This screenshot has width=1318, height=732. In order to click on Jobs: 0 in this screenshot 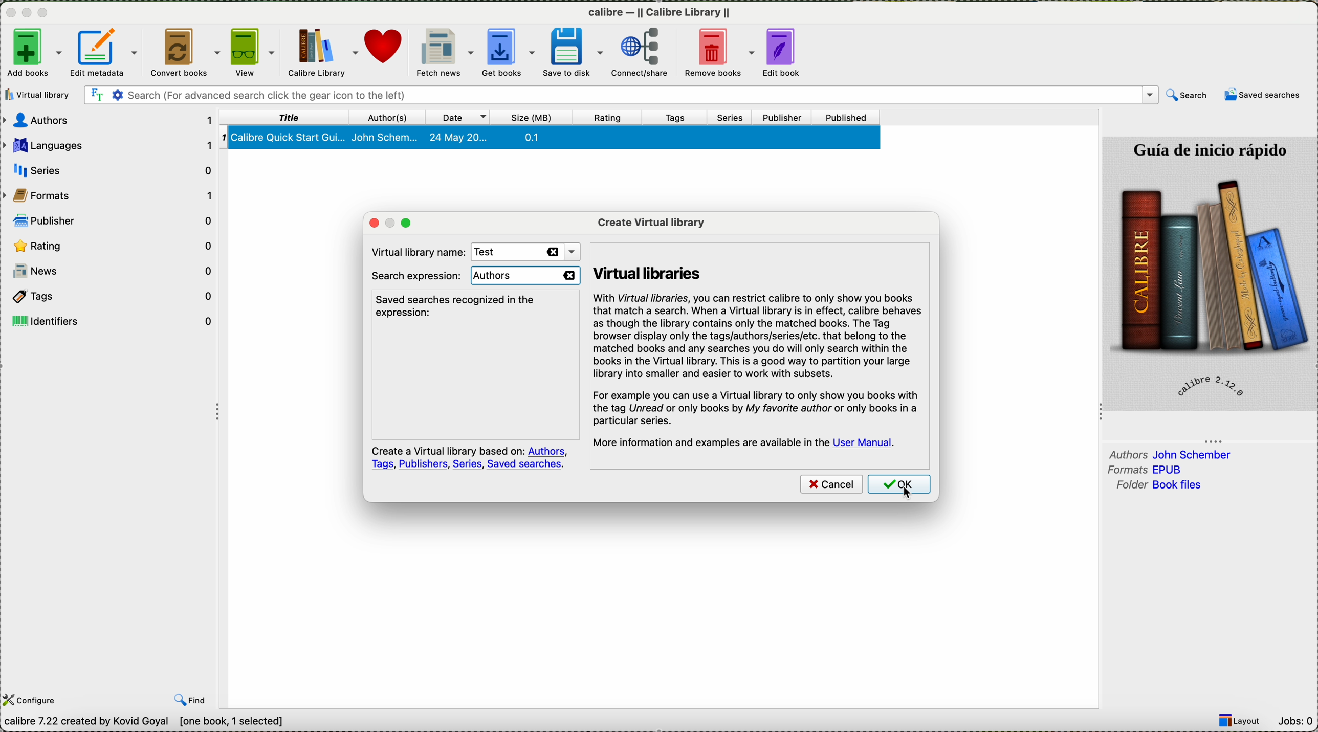, I will do `click(1298, 721)`.